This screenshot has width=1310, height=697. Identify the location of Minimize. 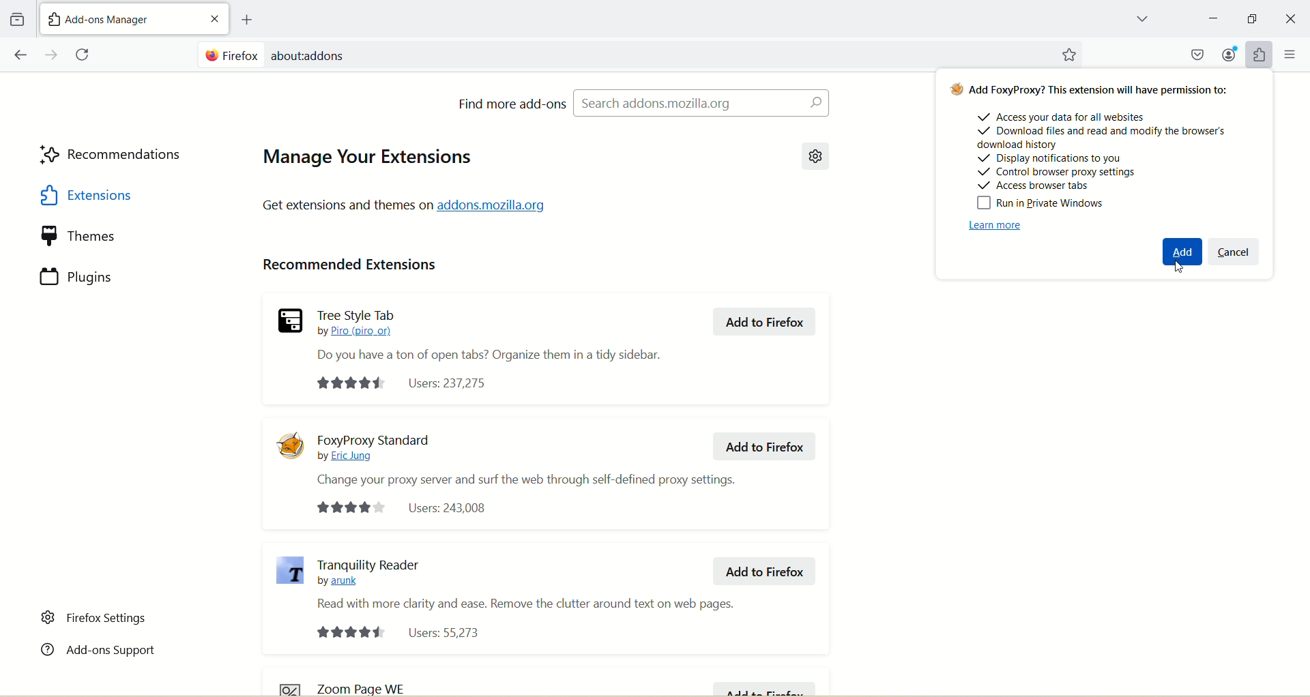
(1252, 18).